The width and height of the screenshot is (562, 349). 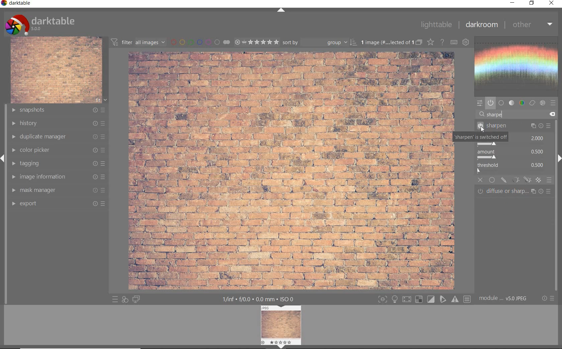 I want to click on SHARPEN, so click(x=513, y=126).